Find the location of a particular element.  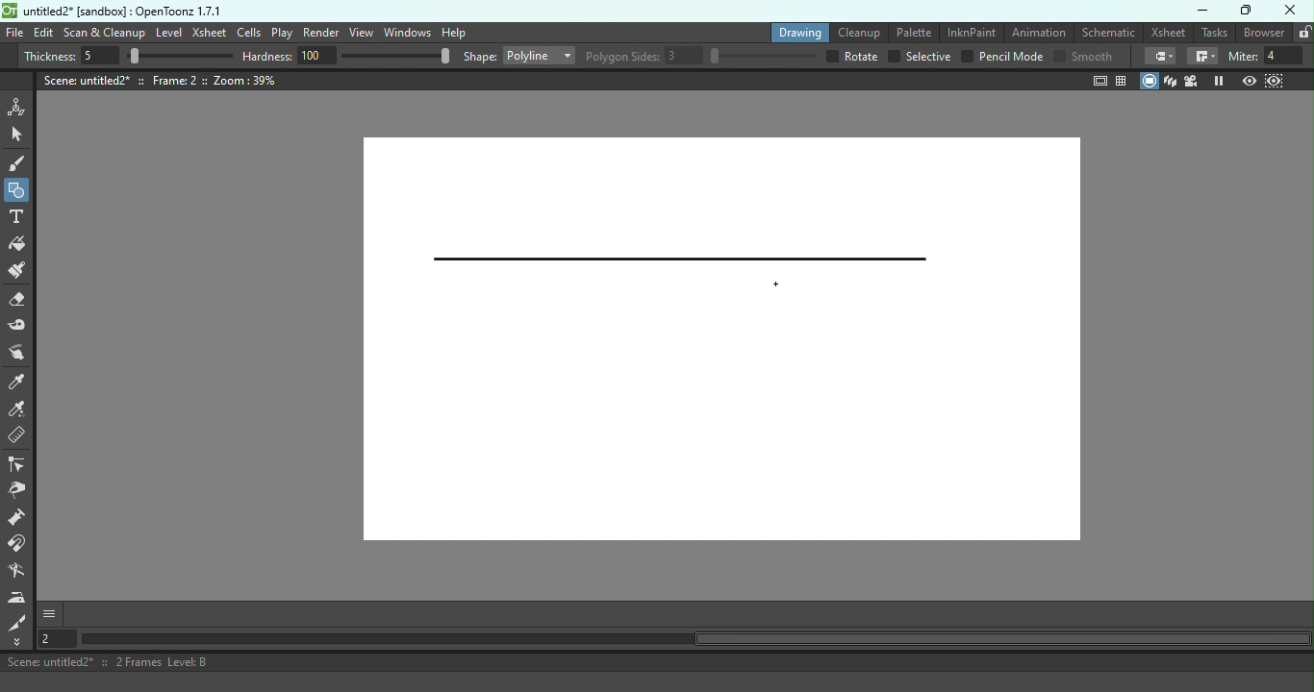

Fill tool is located at coordinates (21, 244).